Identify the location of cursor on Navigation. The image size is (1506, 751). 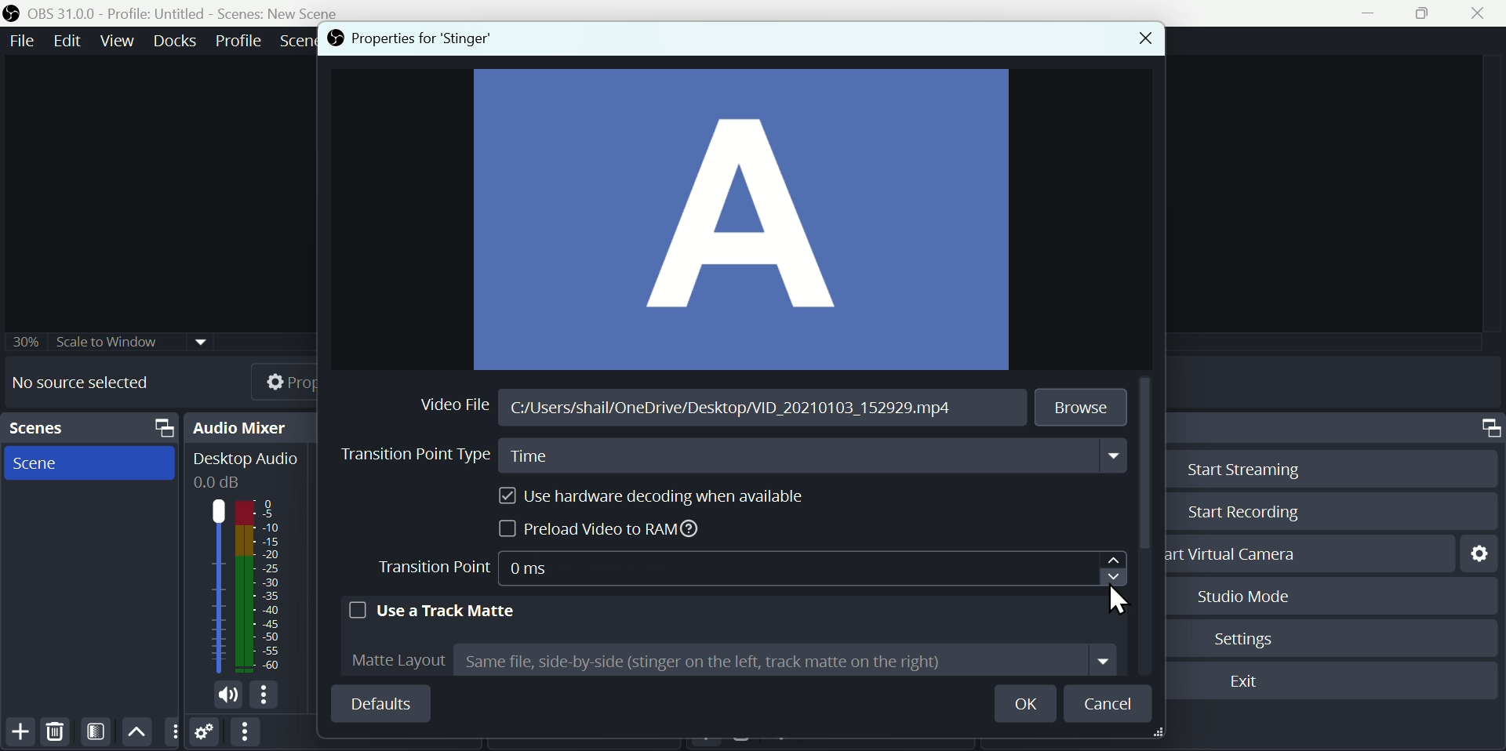
(1123, 597).